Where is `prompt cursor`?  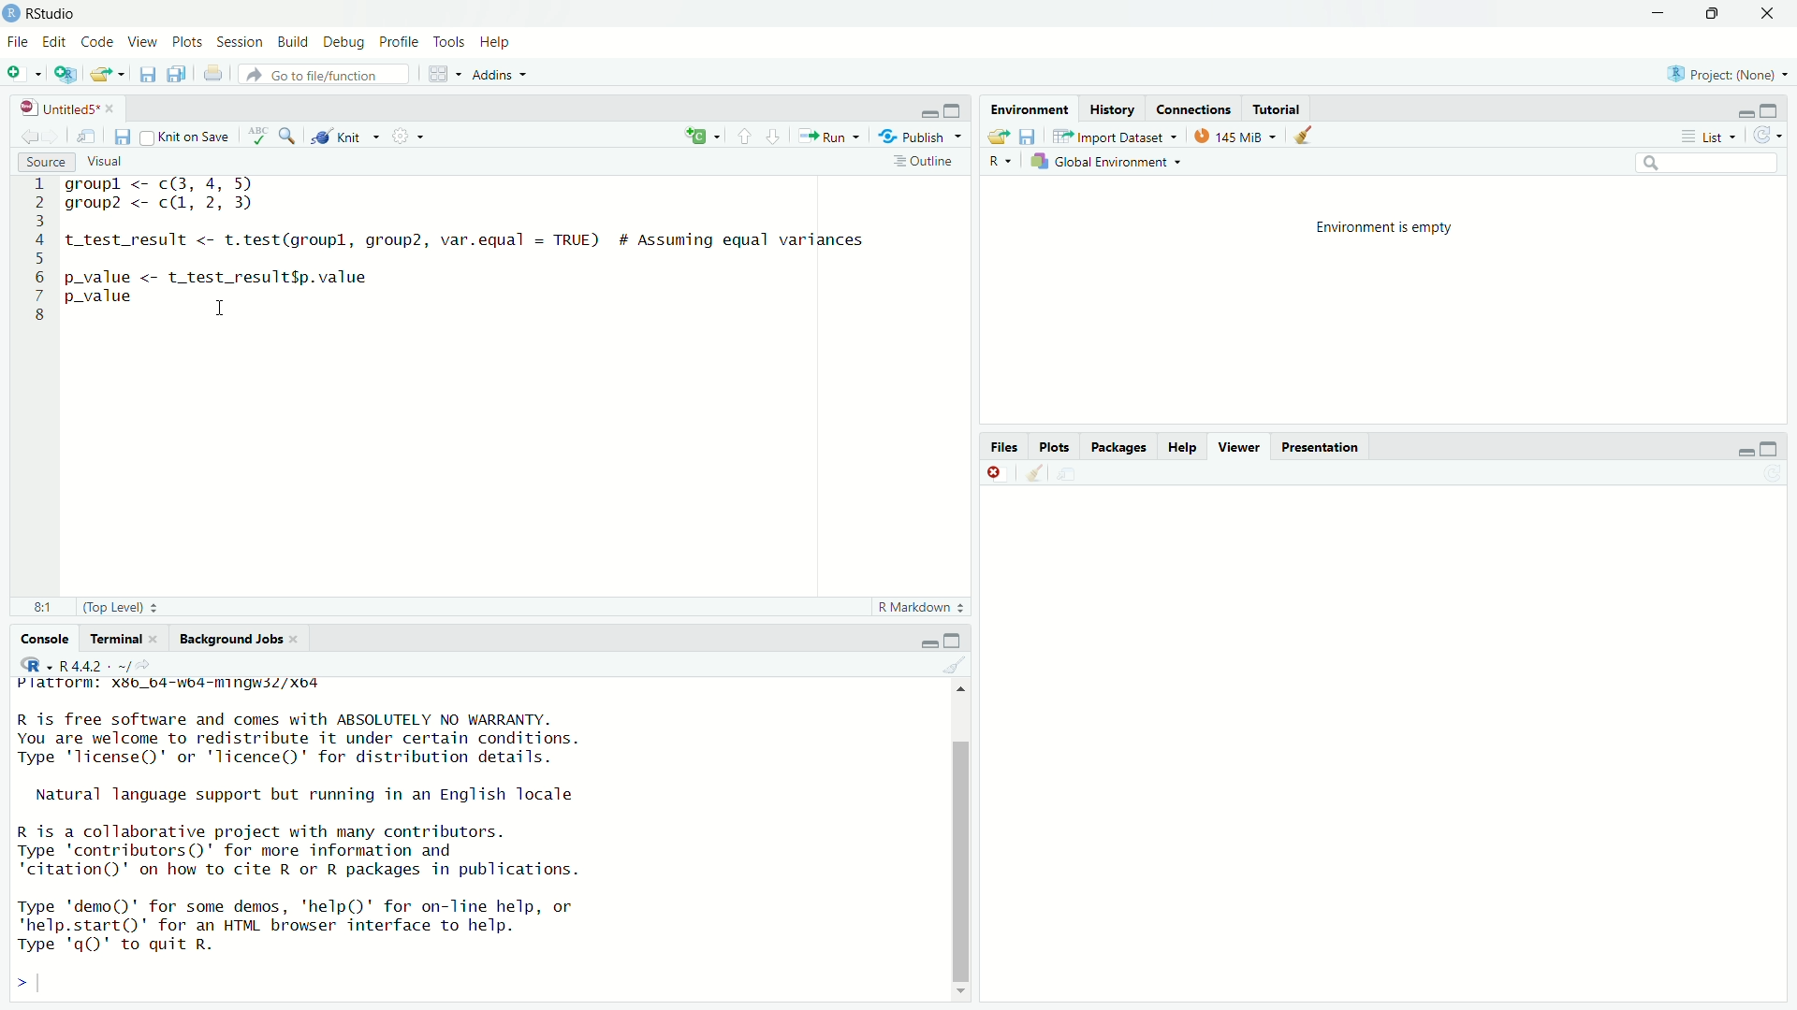 prompt cursor is located at coordinates (22, 981).